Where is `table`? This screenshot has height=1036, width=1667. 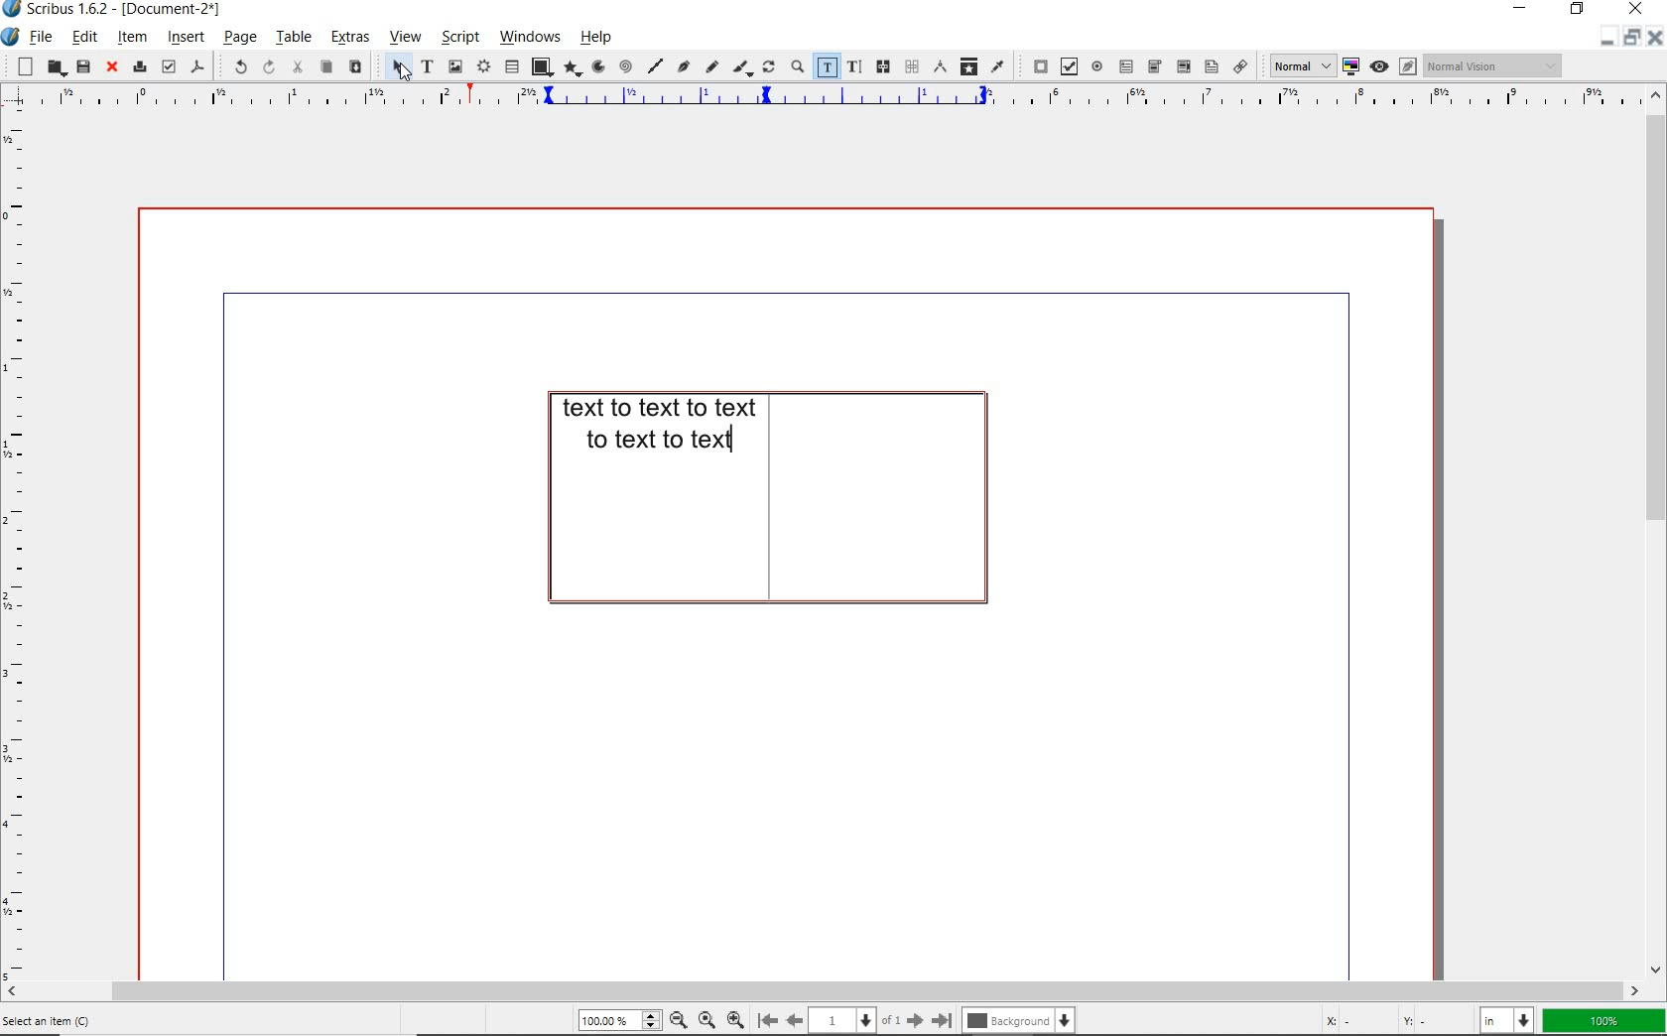
table is located at coordinates (291, 38).